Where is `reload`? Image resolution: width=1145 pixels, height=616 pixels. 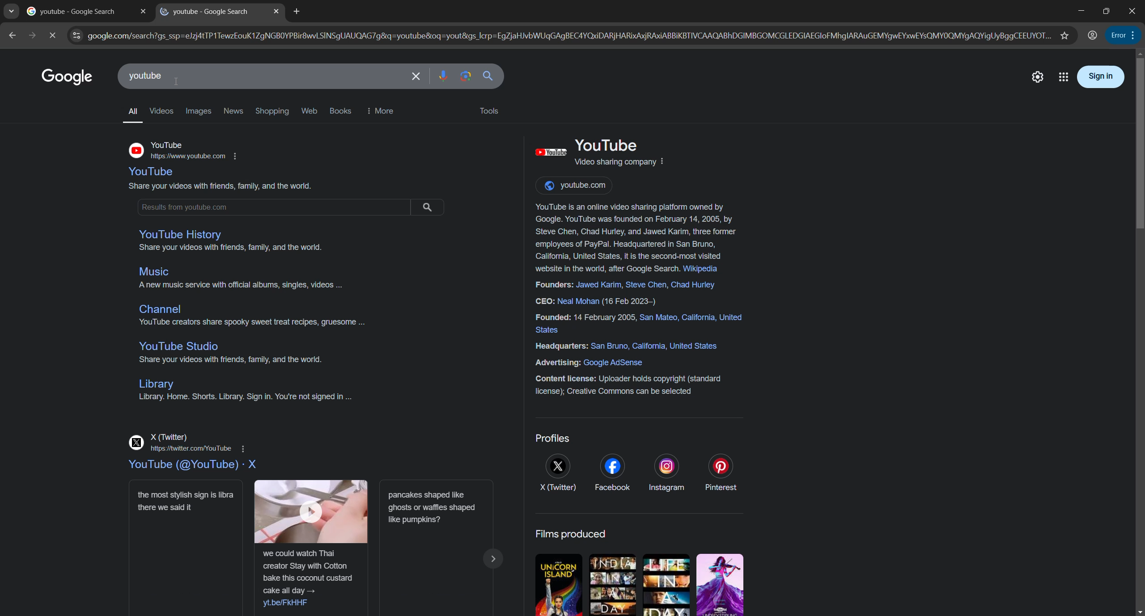
reload is located at coordinates (53, 35).